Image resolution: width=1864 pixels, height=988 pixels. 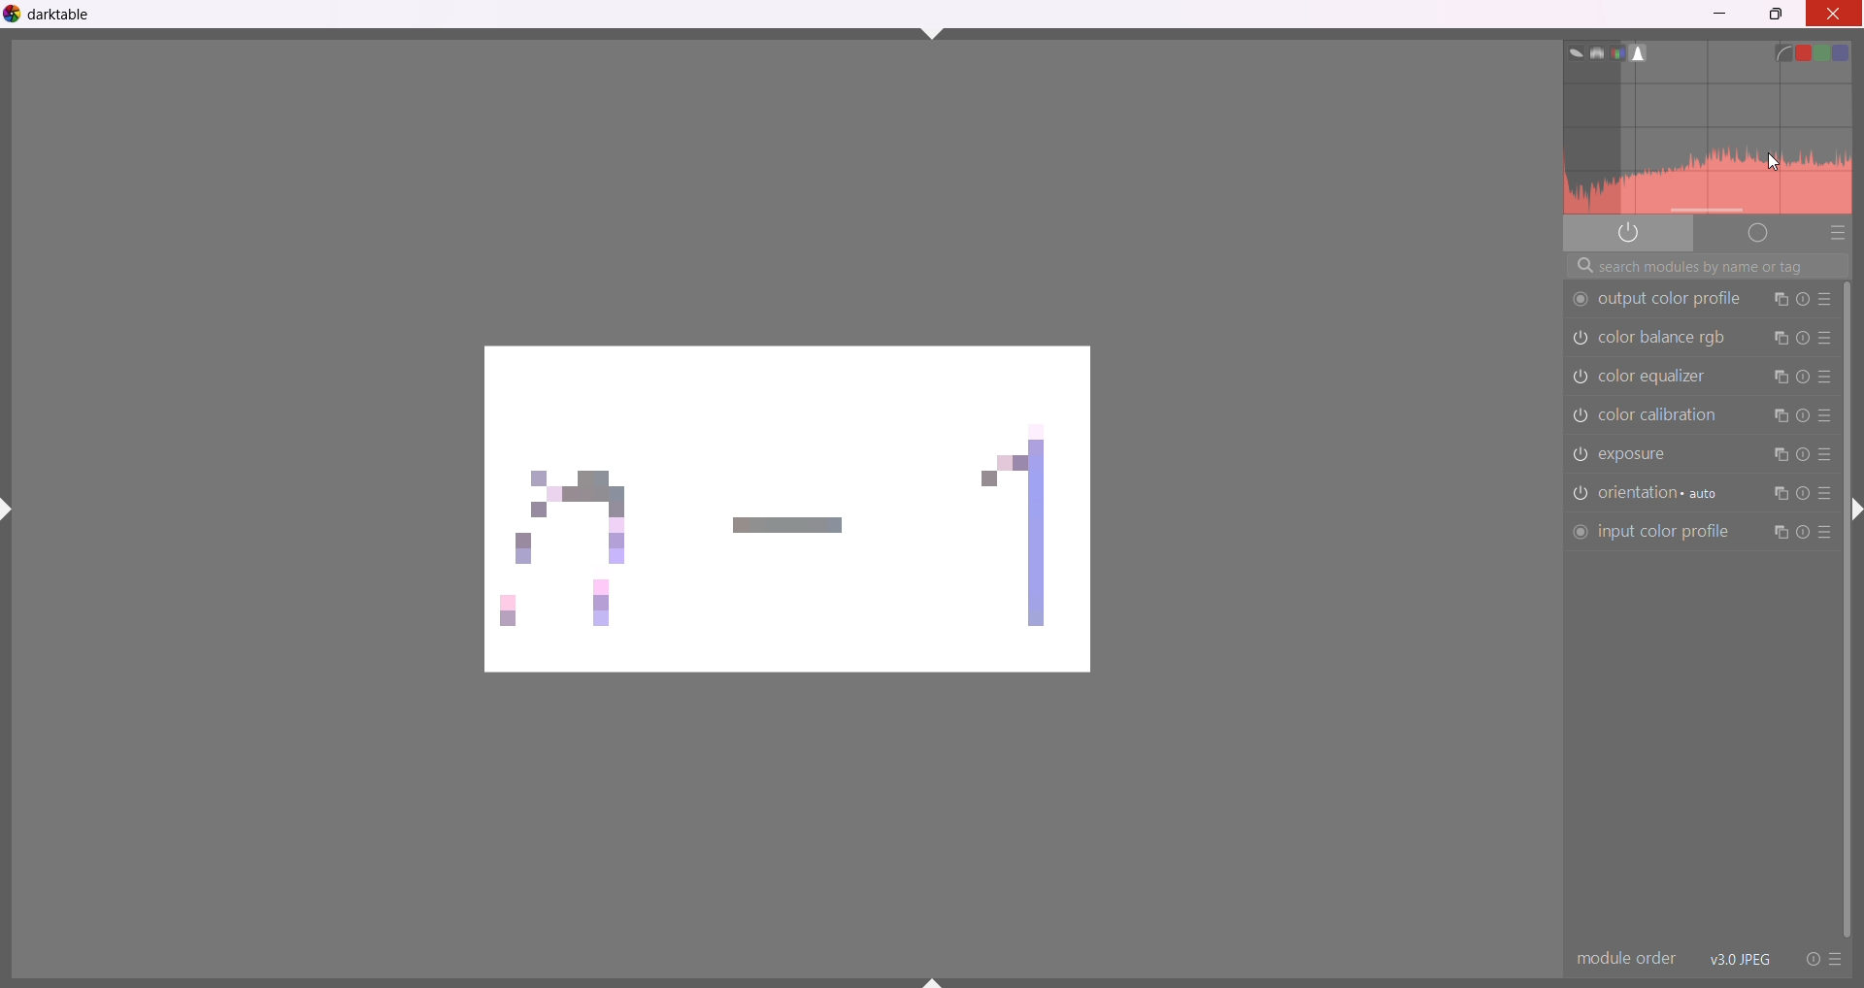 I want to click on color balance rgb, so click(x=1667, y=342).